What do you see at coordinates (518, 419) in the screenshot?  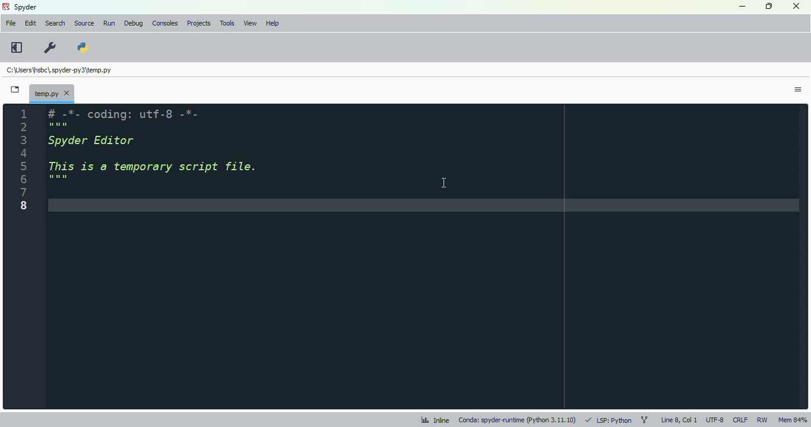 I see `conda: spyder-runtime (python 3. 11. 10)` at bounding box center [518, 419].